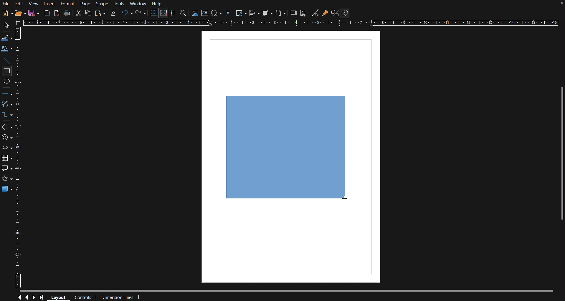  I want to click on Undo, so click(126, 13).